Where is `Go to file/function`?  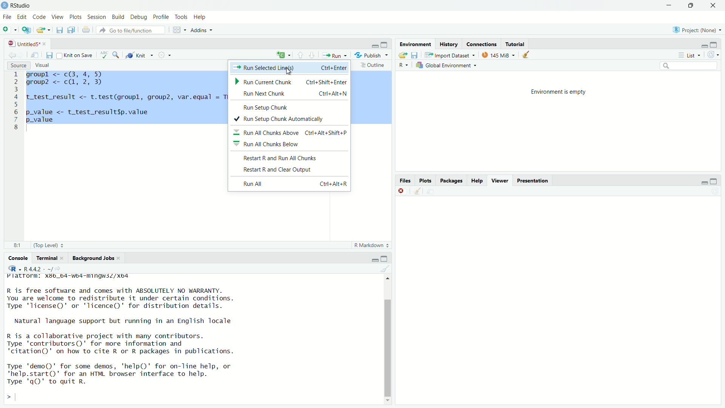 Go to file/function is located at coordinates (132, 30).